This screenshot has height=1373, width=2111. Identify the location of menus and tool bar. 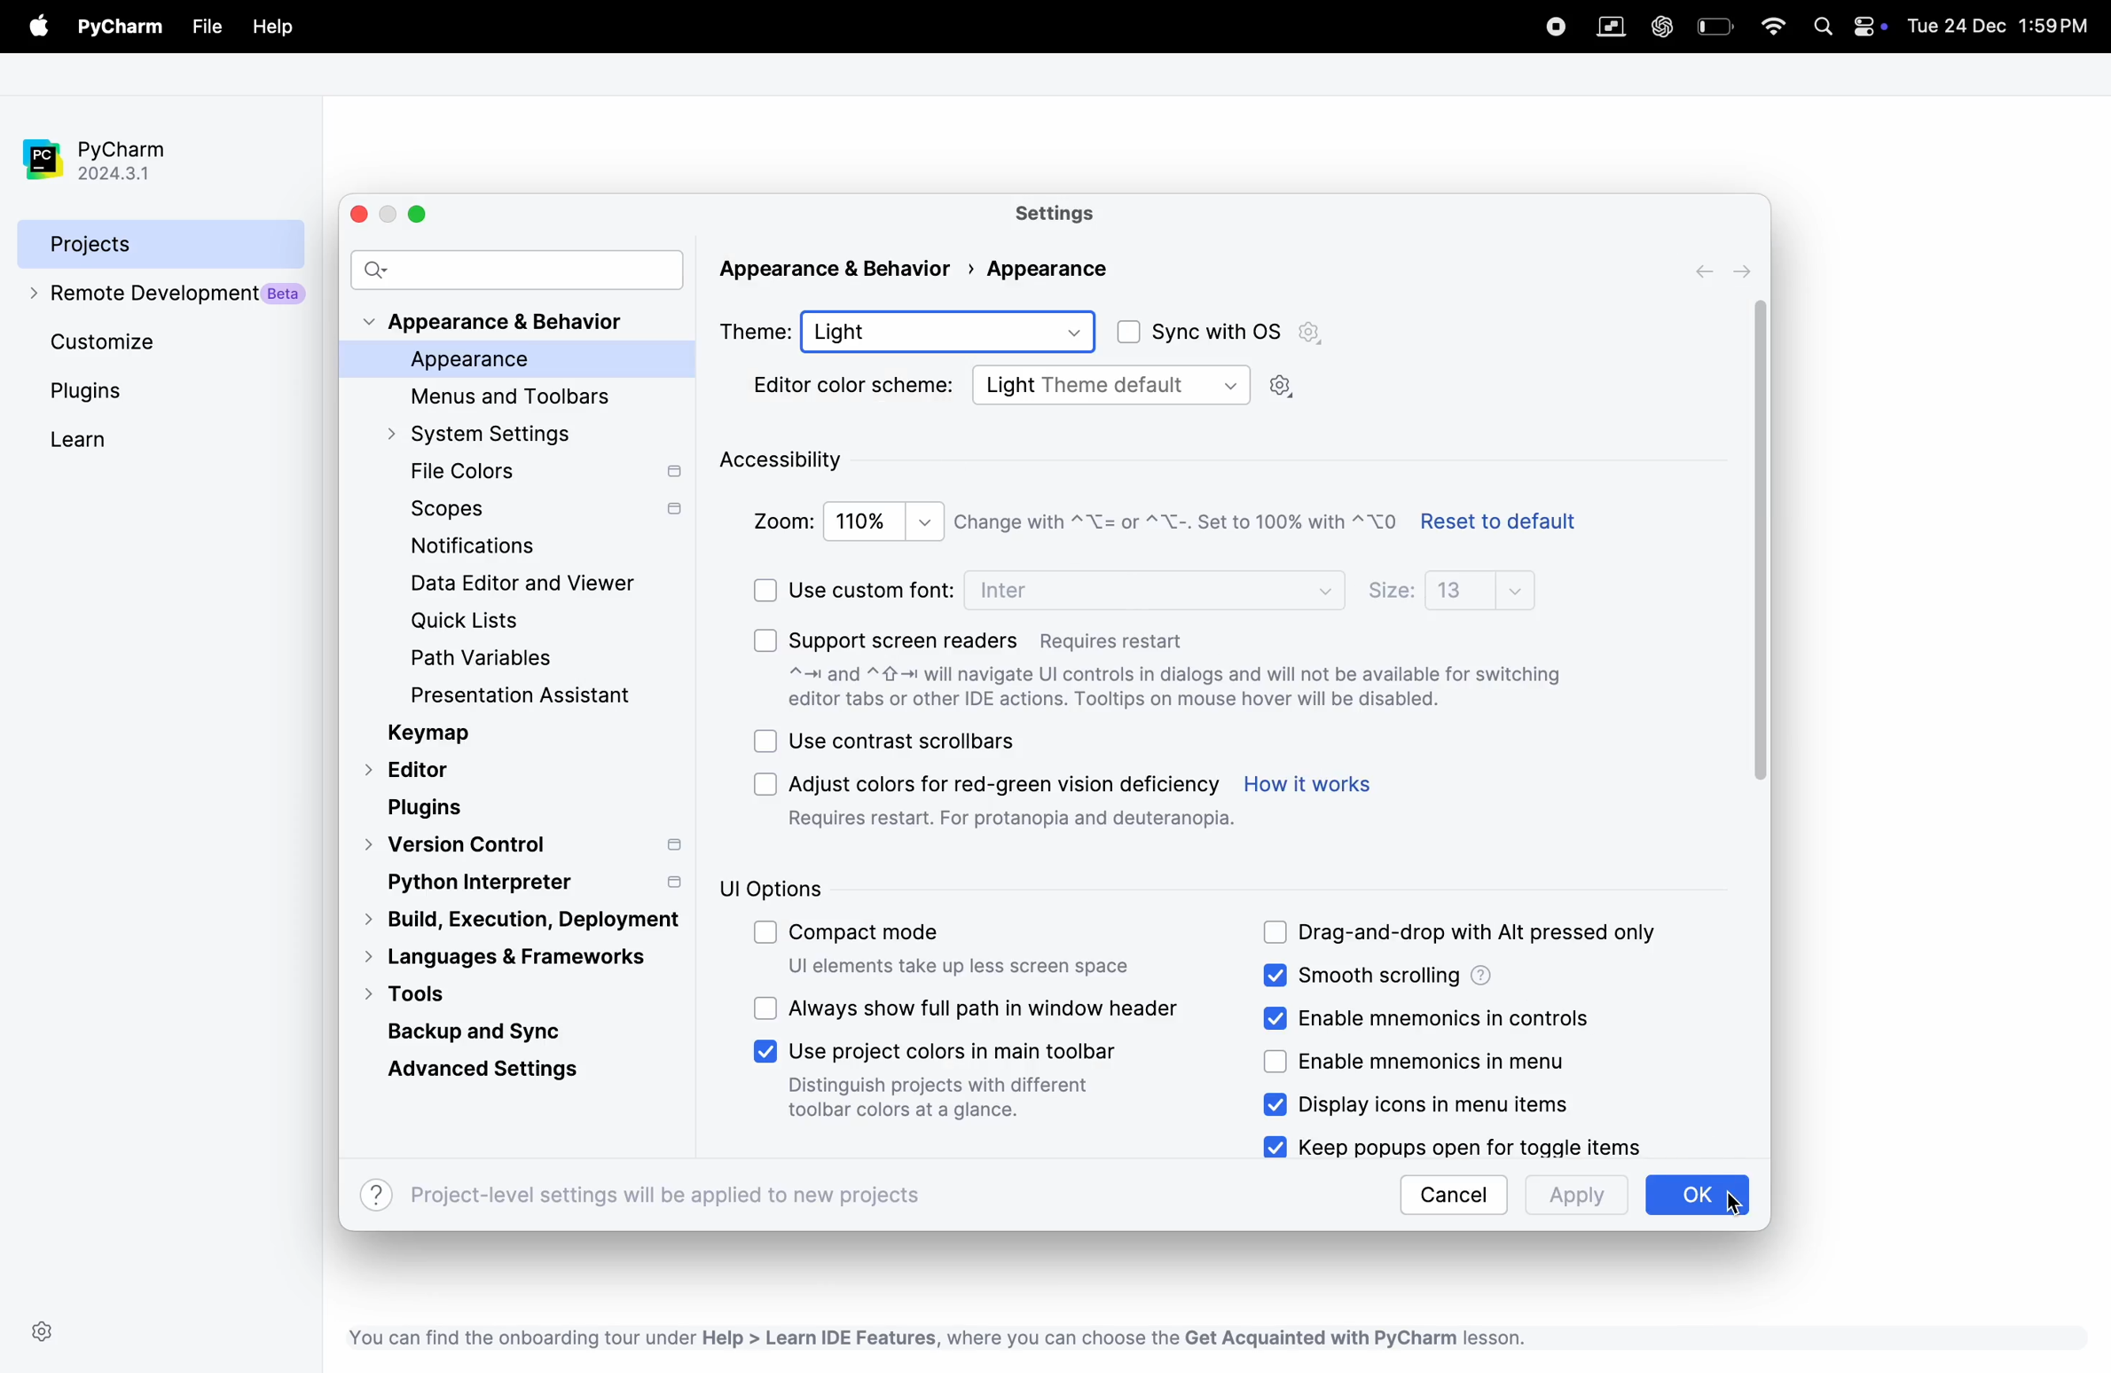
(515, 398).